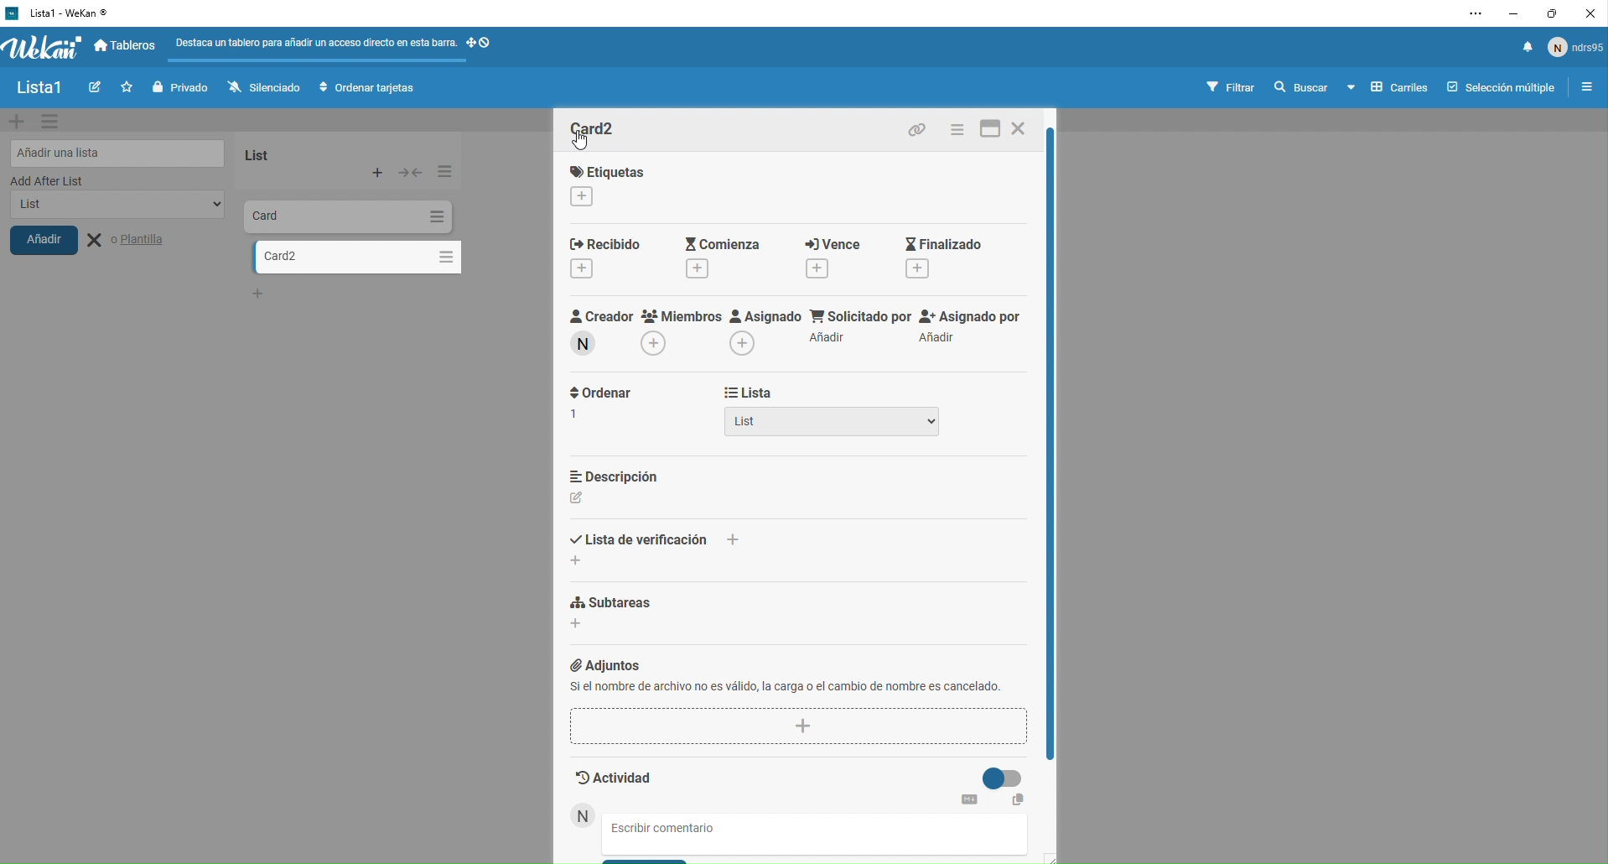  What do you see at coordinates (791, 393) in the screenshot?
I see `lista` at bounding box center [791, 393].